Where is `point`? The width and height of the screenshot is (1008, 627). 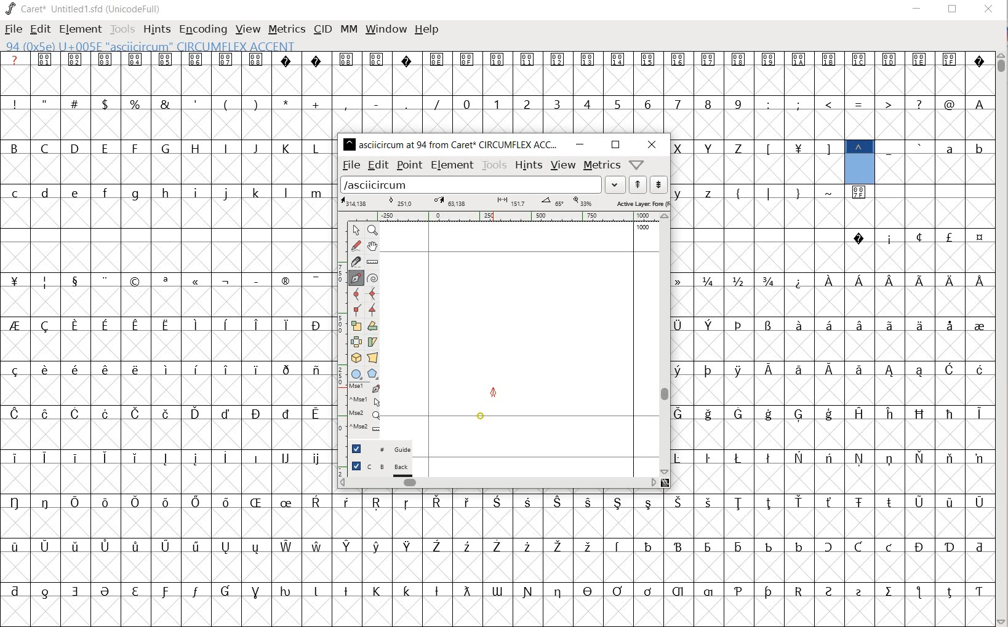 point is located at coordinates (409, 164).